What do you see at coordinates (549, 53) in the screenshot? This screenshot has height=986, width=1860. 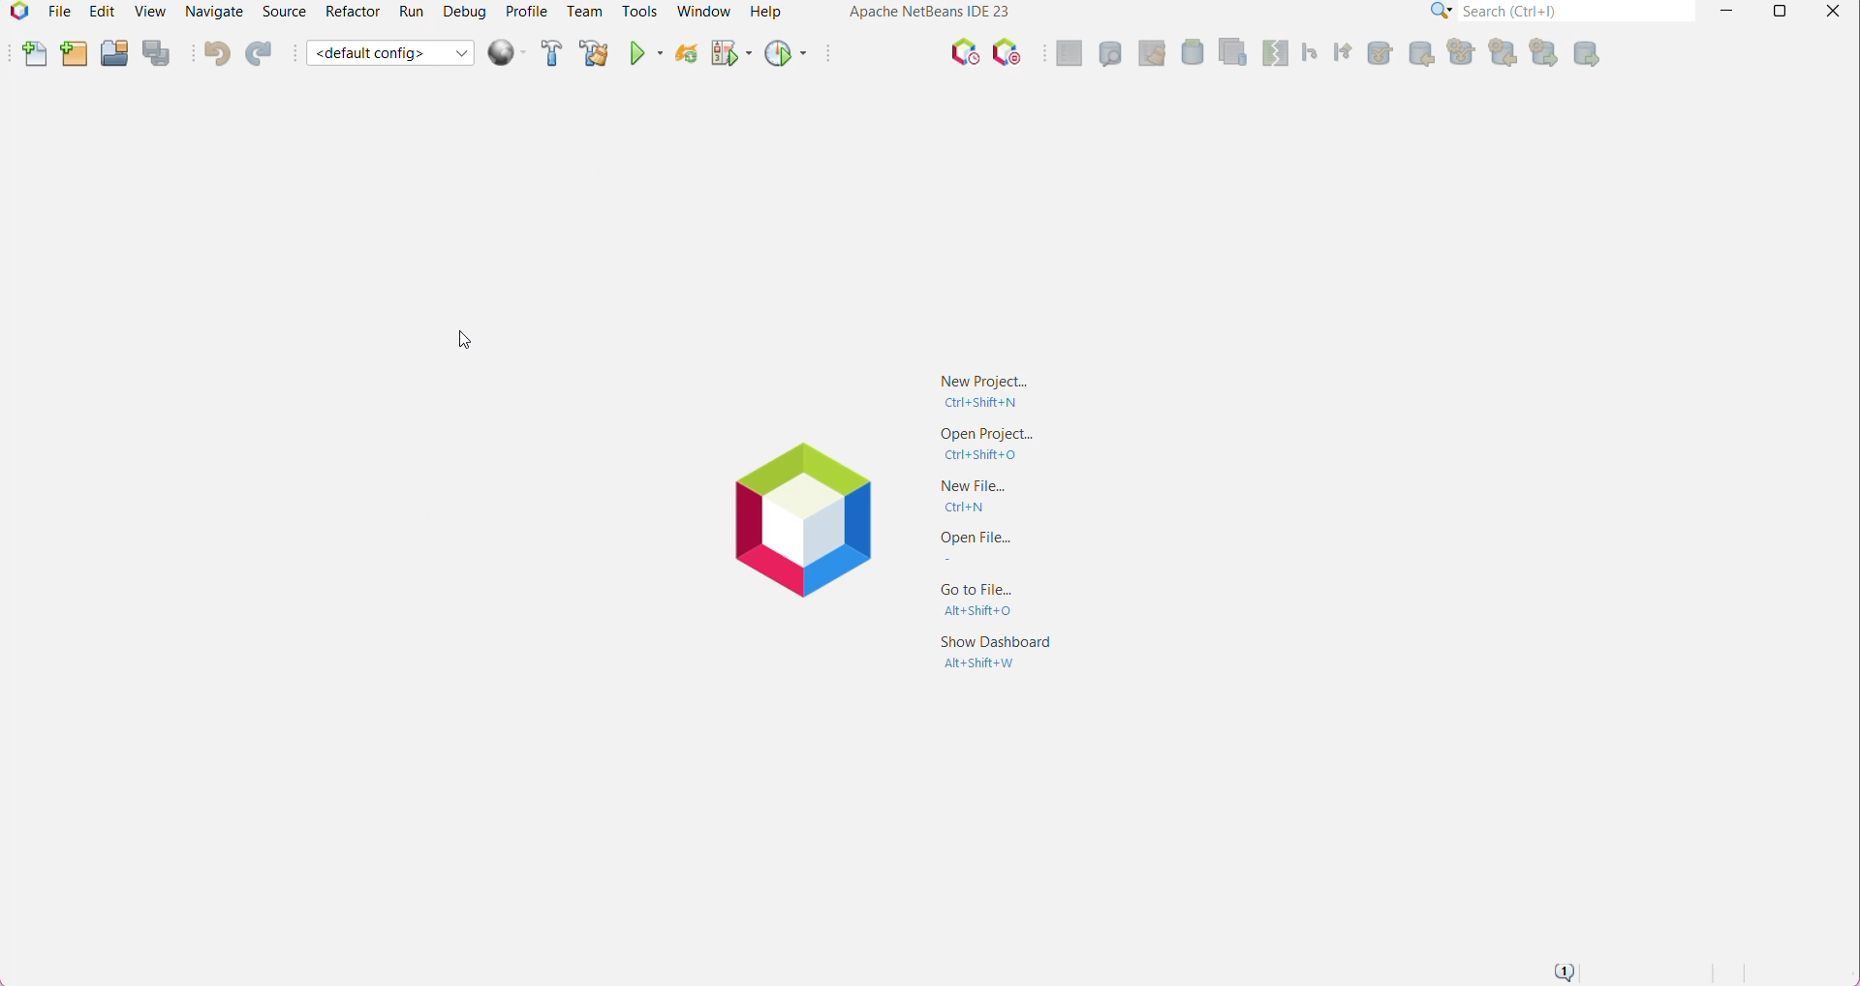 I see `Build Project` at bounding box center [549, 53].